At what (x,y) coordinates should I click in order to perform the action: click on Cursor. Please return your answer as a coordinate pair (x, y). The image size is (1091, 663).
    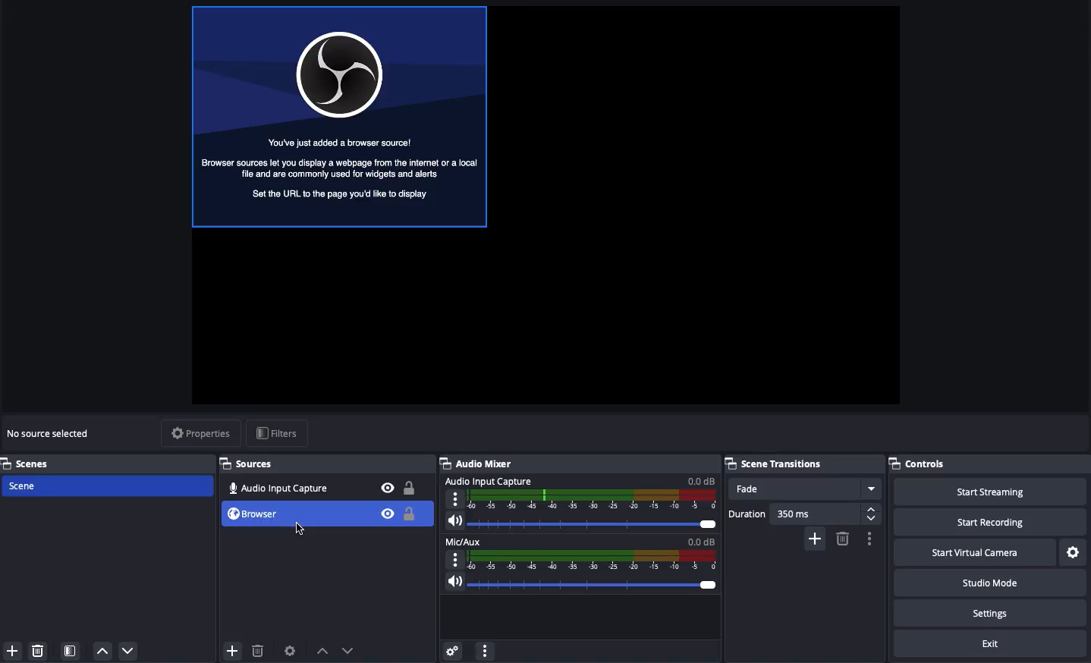
    Looking at the image, I should click on (297, 527).